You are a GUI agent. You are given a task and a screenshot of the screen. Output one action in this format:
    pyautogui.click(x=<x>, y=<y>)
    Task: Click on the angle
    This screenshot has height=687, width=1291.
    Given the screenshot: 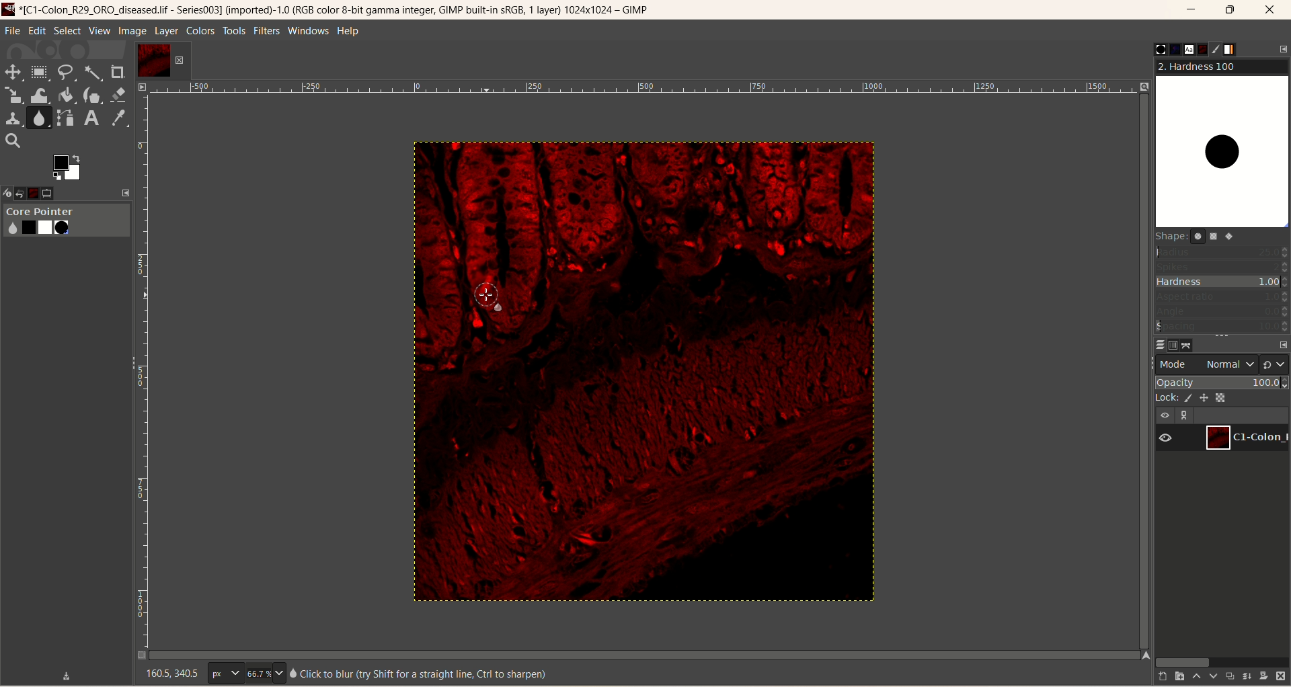 What is the action you would take?
    pyautogui.click(x=1222, y=311)
    